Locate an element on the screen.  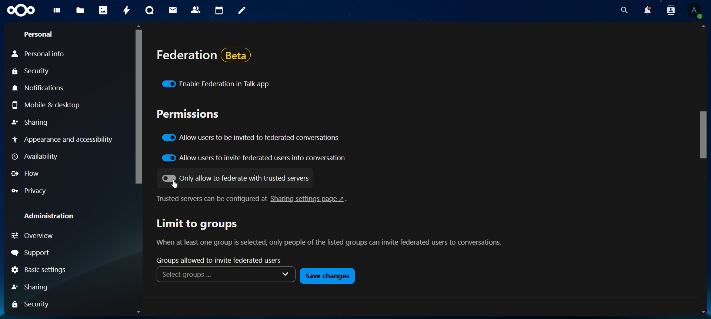
mail is located at coordinates (173, 10).